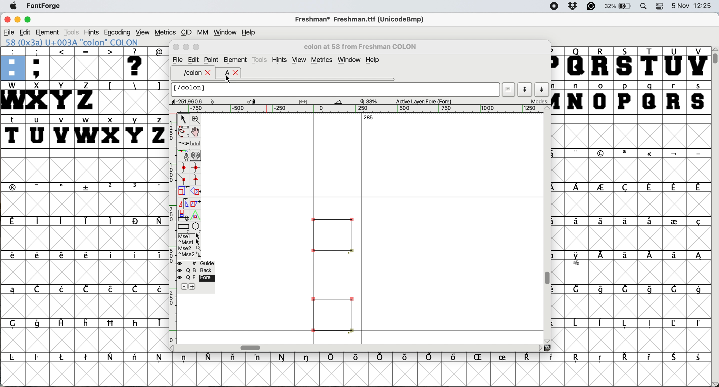 This screenshot has height=387, width=719. What do you see at coordinates (111, 290) in the screenshot?
I see `symbol` at bounding box center [111, 290].